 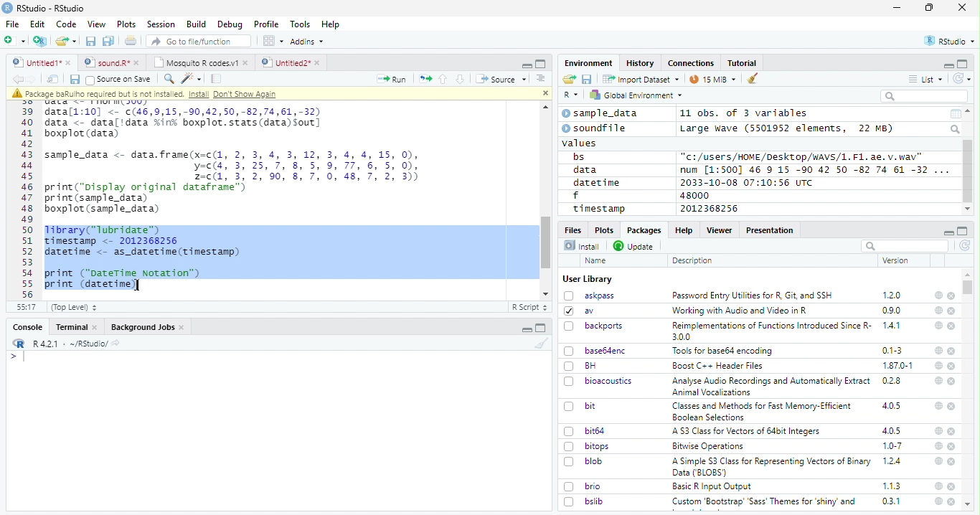 What do you see at coordinates (582, 245) in the screenshot?
I see `Install` at bounding box center [582, 245].